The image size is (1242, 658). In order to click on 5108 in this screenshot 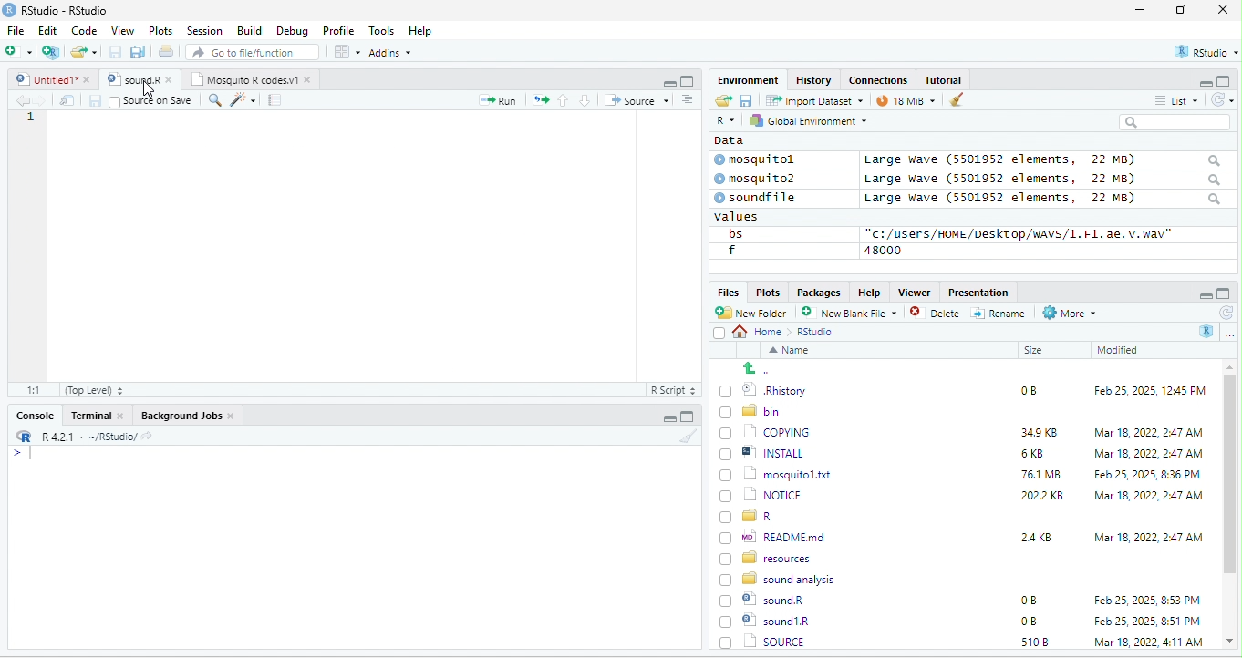, I will do `click(1030, 620)`.